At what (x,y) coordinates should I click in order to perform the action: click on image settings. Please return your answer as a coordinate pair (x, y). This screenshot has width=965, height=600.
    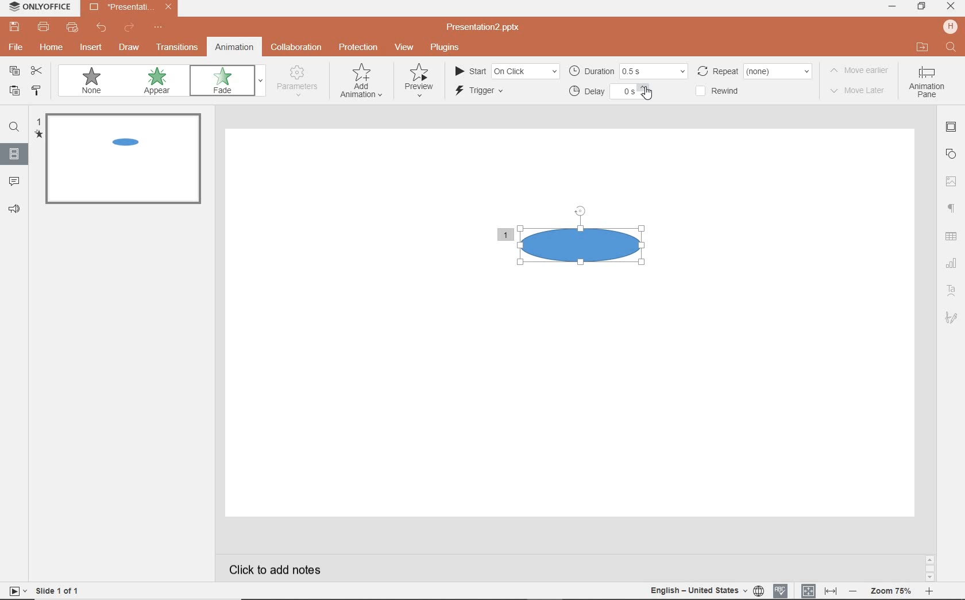
    Looking at the image, I should click on (951, 181).